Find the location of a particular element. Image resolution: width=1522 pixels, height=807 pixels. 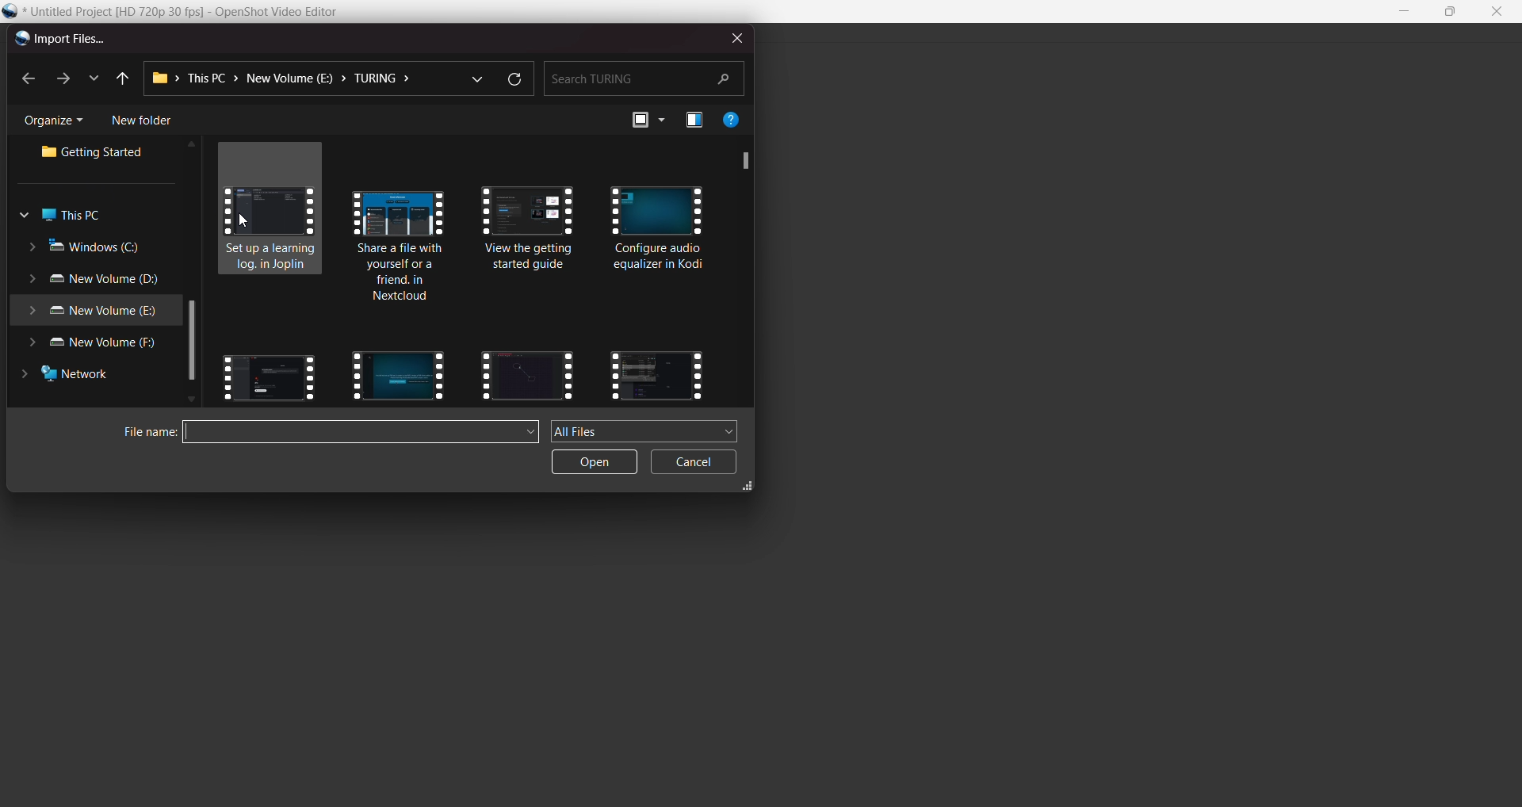

new folder is located at coordinates (142, 120).